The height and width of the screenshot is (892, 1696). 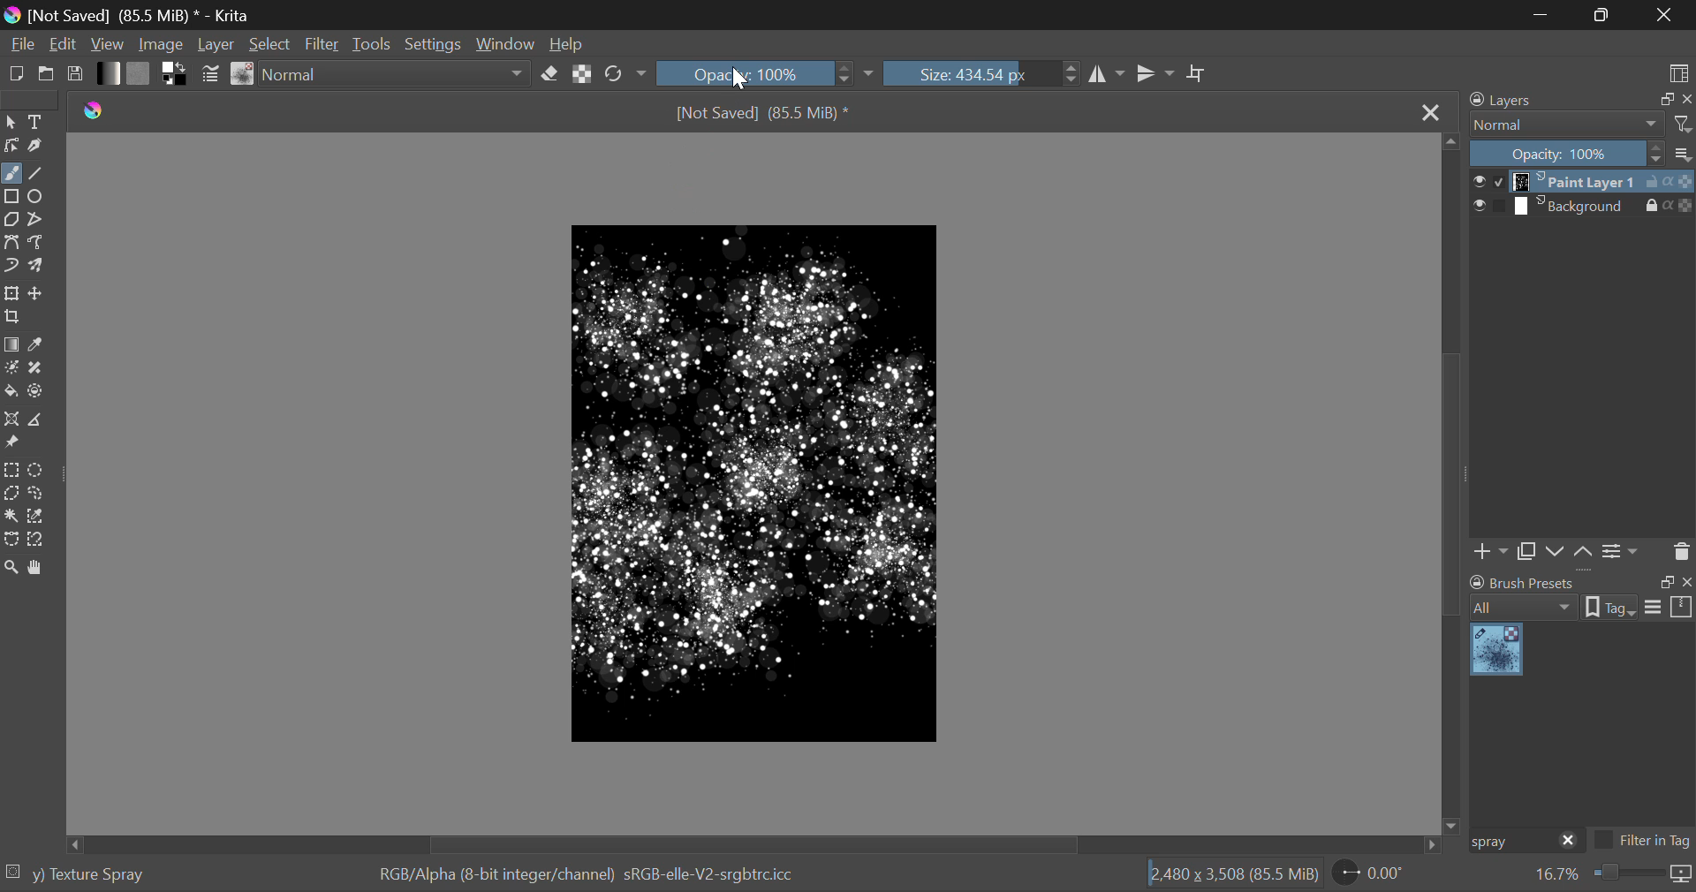 I want to click on Eyedropper, so click(x=38, y=346).